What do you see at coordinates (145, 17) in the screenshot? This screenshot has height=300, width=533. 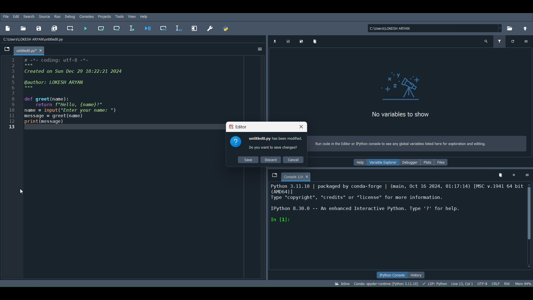 I see `Help` at bounding box center [145, 17].